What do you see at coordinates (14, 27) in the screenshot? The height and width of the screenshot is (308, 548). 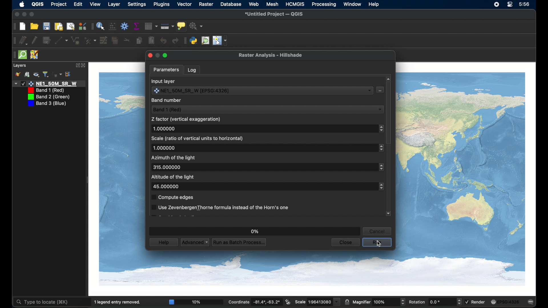 I see `drag handle` at bounding box center [14, 27].